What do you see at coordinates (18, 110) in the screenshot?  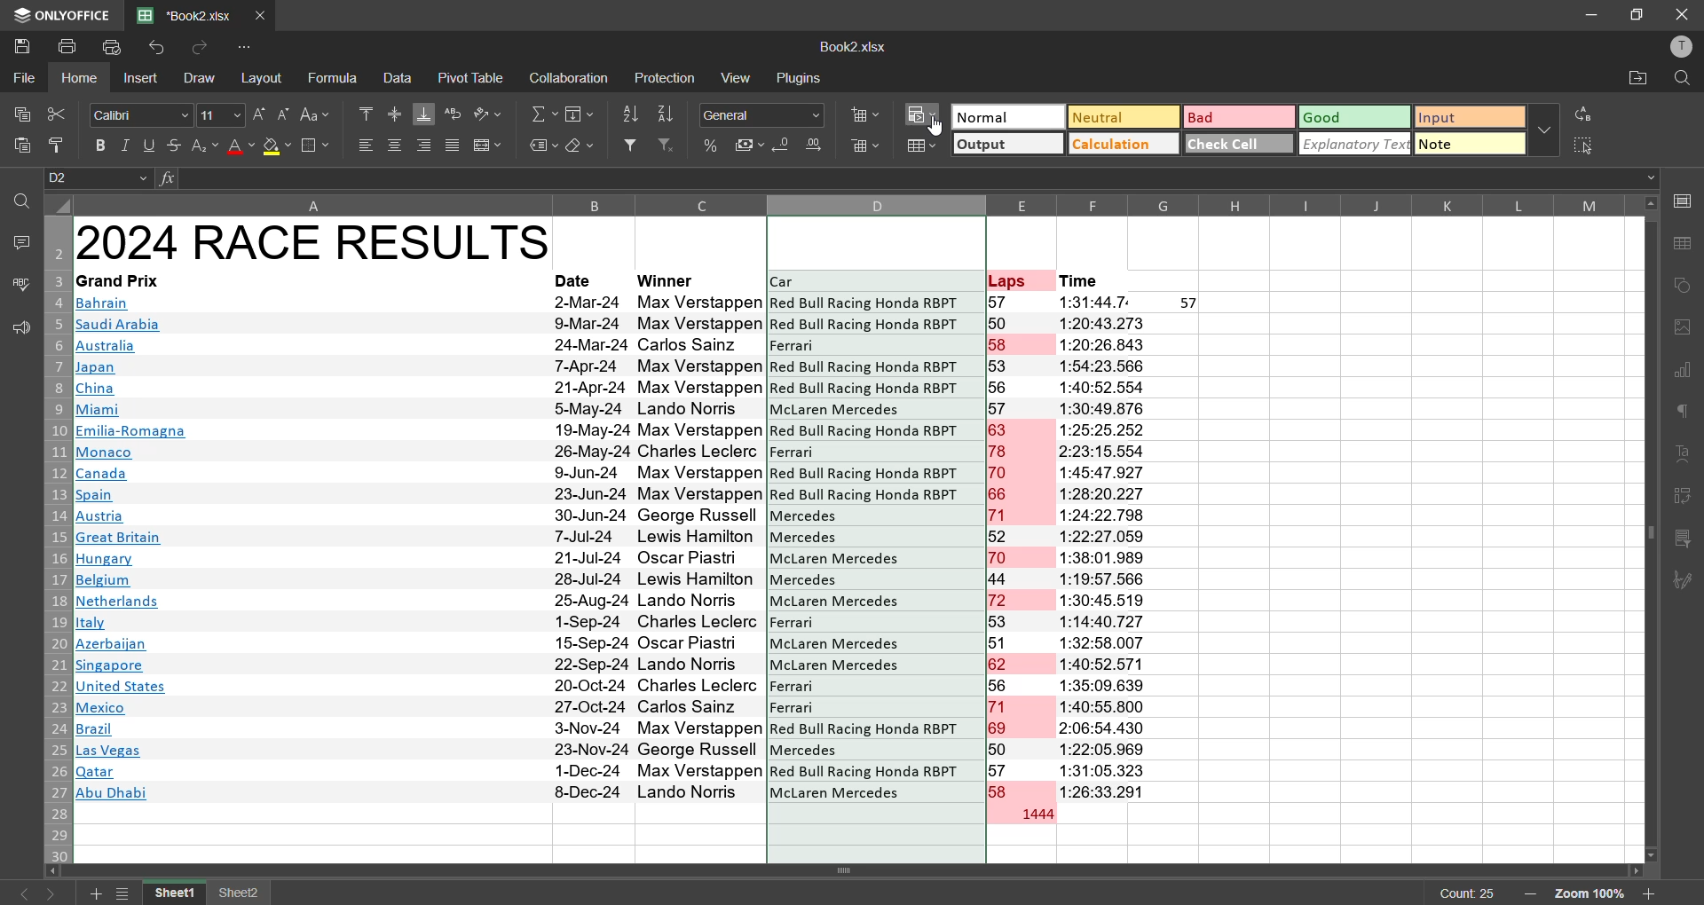 I see `copy` at bounding box center [18, 110].